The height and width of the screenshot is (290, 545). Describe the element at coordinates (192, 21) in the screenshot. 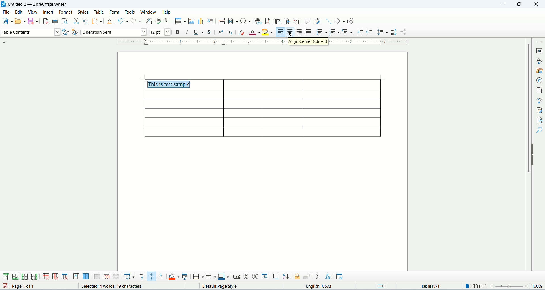

I see `insert image` at that location.